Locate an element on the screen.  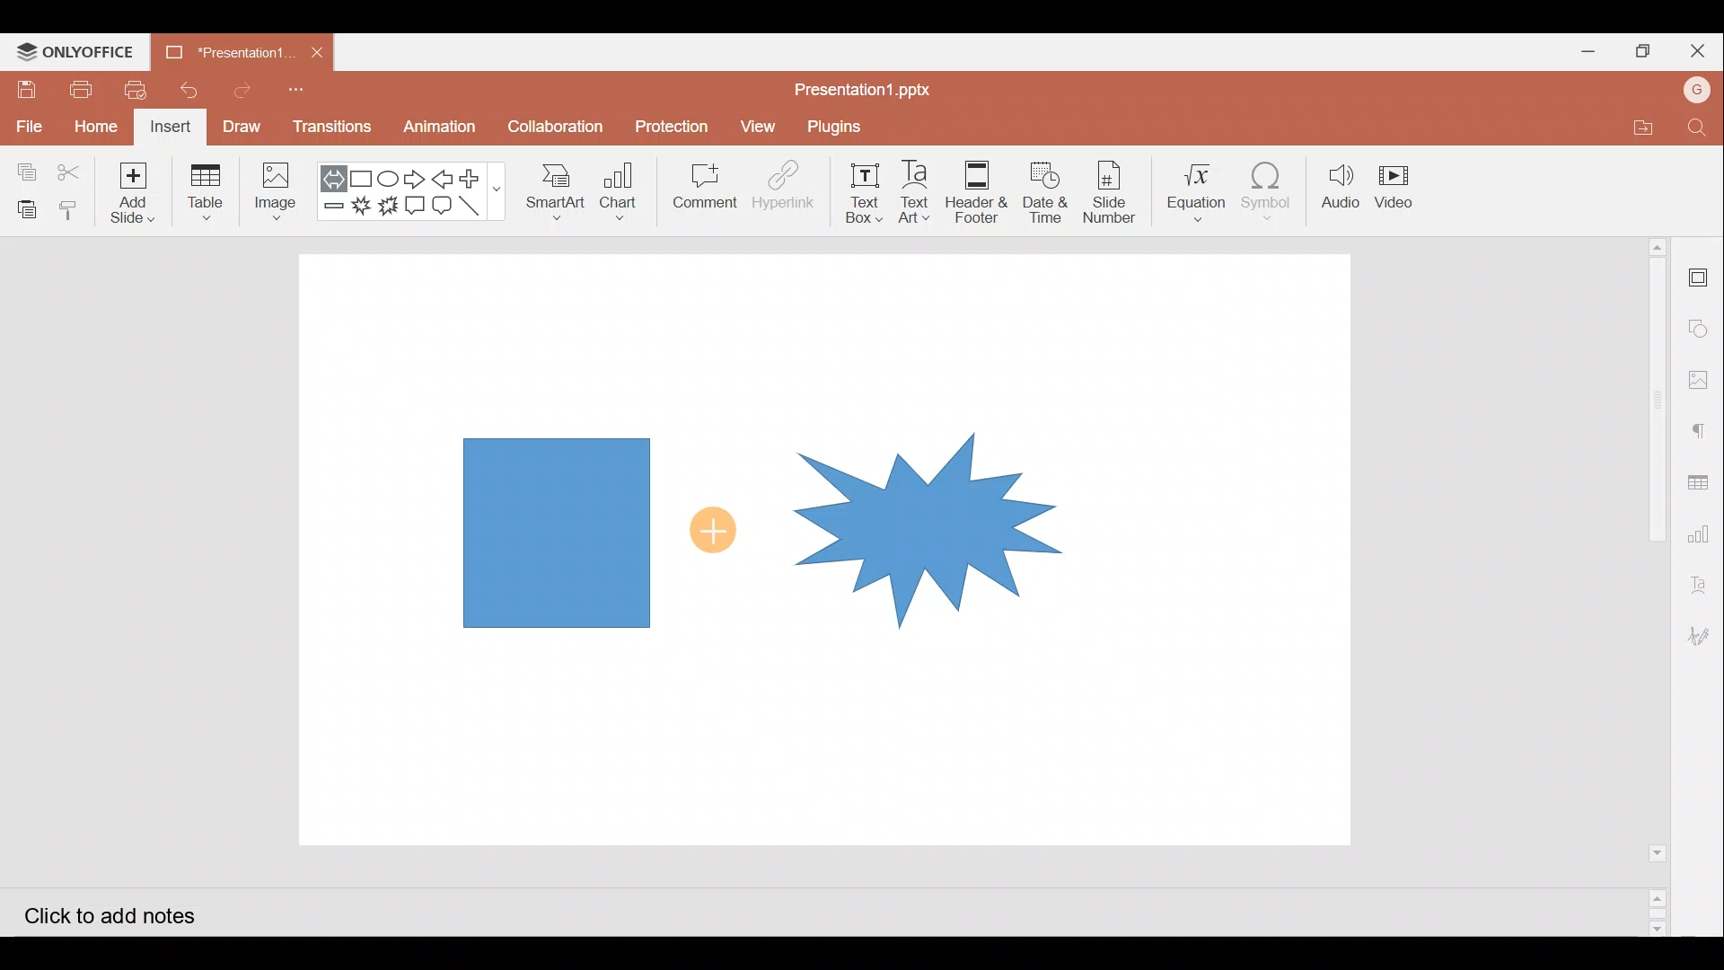
Rectangle shape is located at coordinates (554, 531).